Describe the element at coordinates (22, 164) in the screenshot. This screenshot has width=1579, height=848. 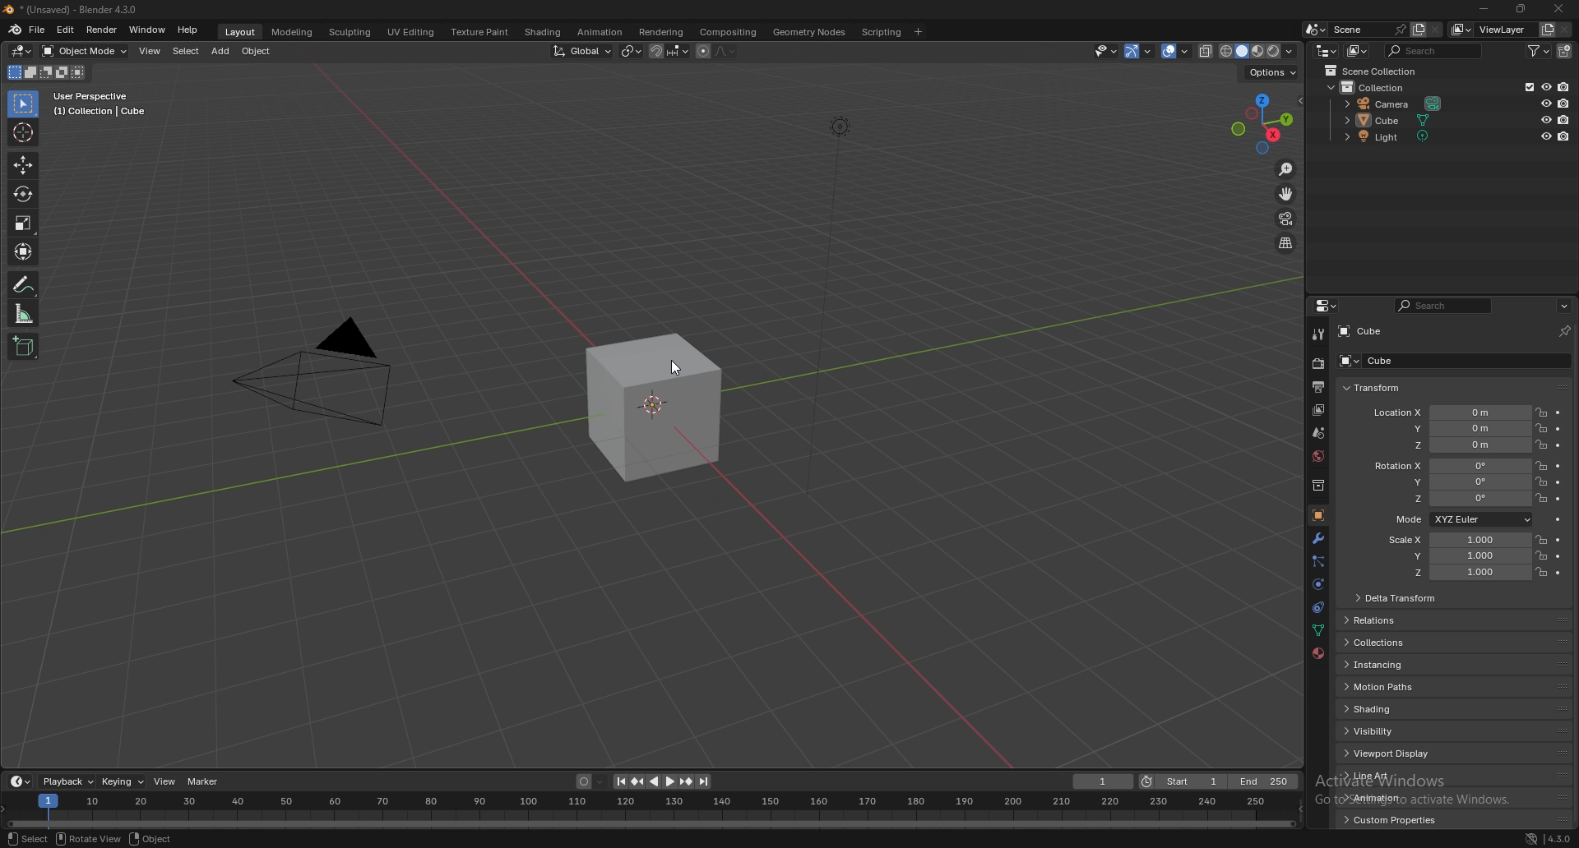
I see `move` at that location.